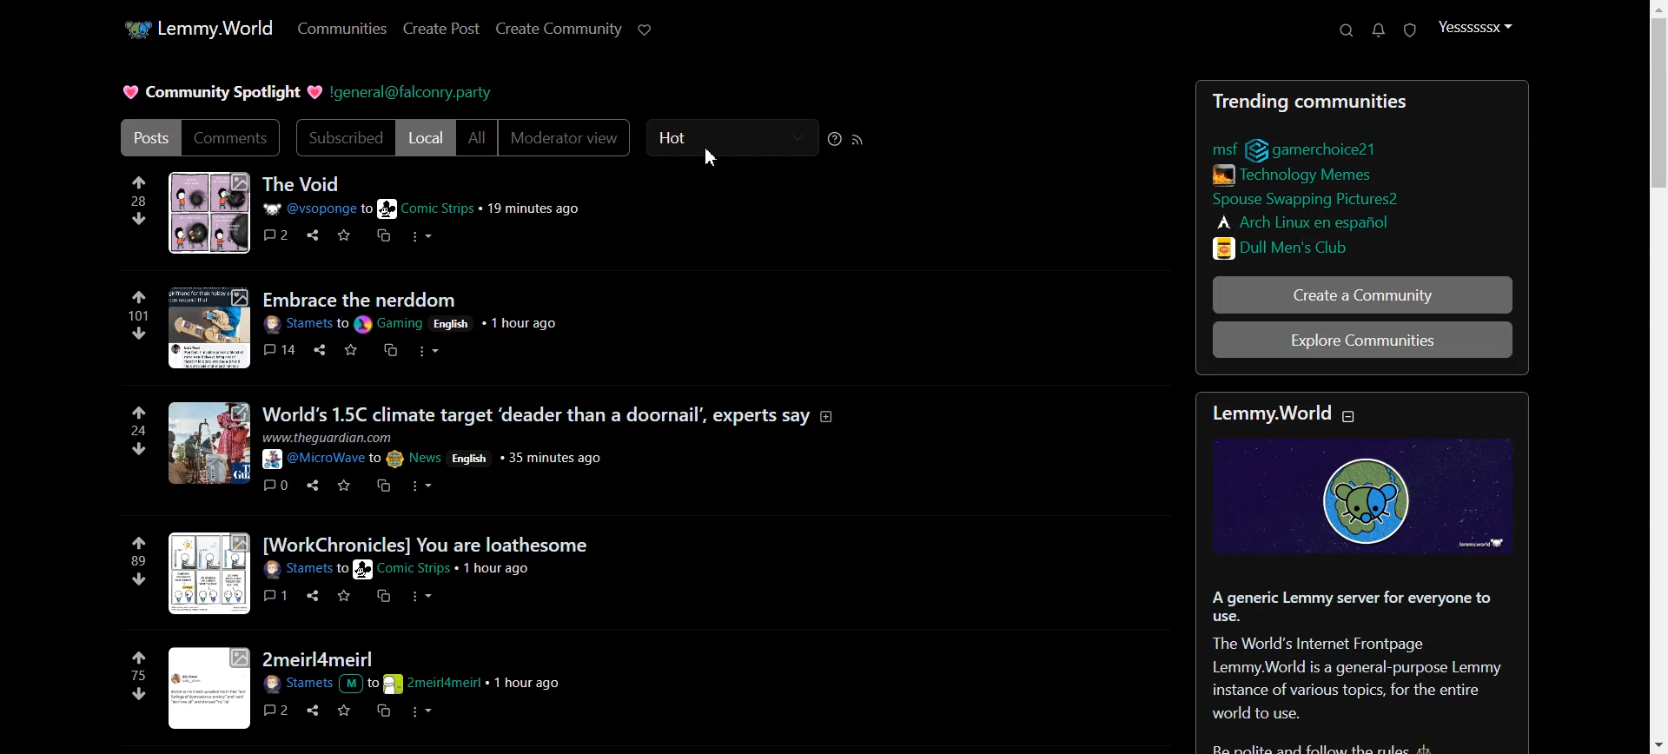  What do you see at coordinates (312, 710) in the screenshot?
I see `share` at bounding box center [312, 710].